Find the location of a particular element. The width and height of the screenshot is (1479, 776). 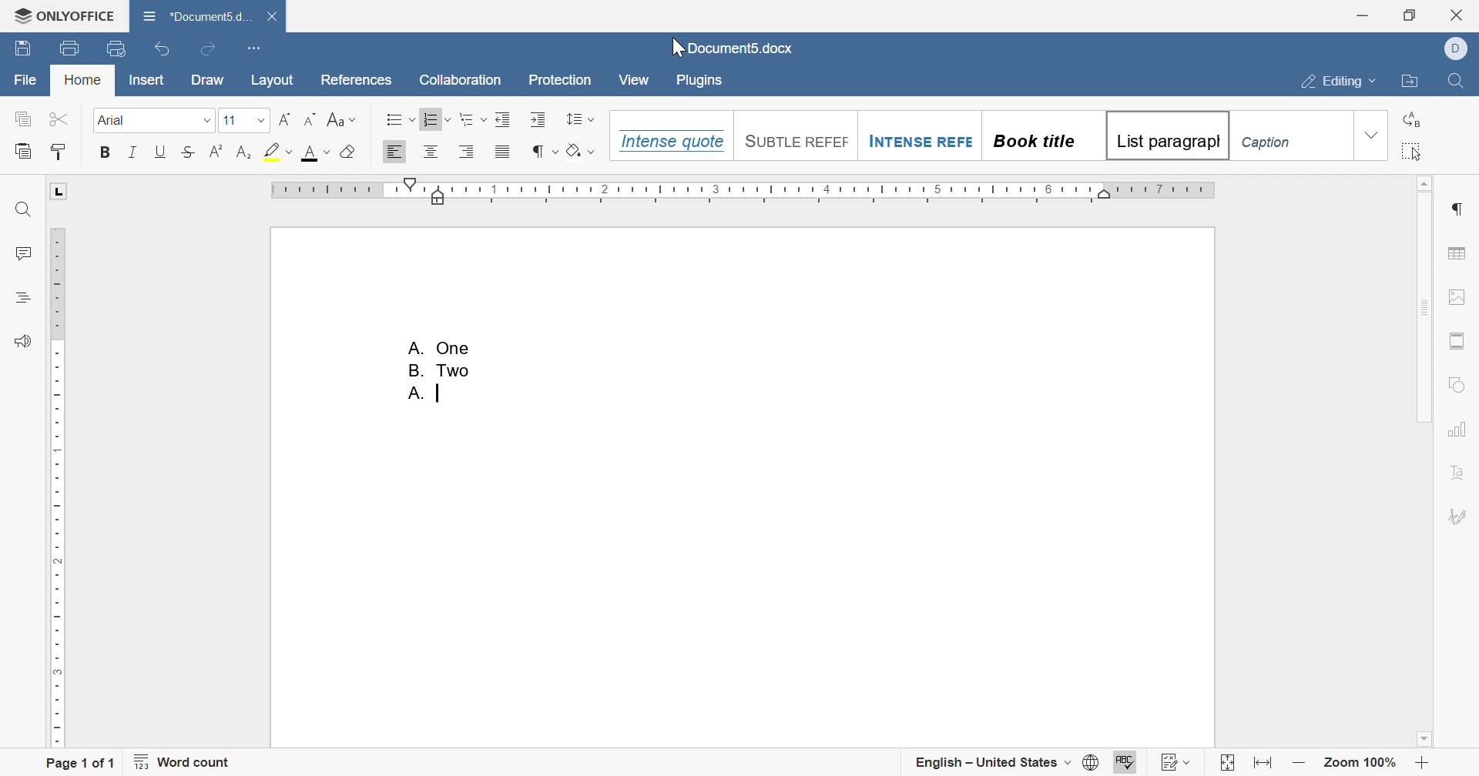

Find is located at coordinates (22, 209).